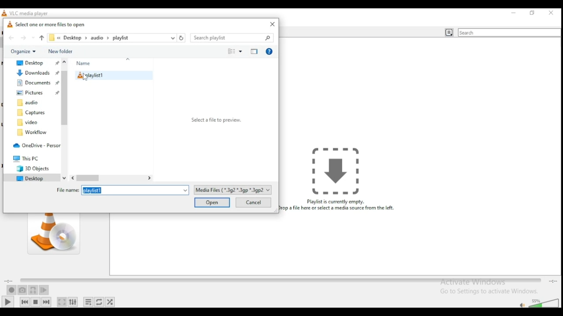 This screenshot has height=316, width=563. What do you see at coordinates (522, 305) in the screenshot?
I see `mute/unmute` at bounding box center [522, 305].